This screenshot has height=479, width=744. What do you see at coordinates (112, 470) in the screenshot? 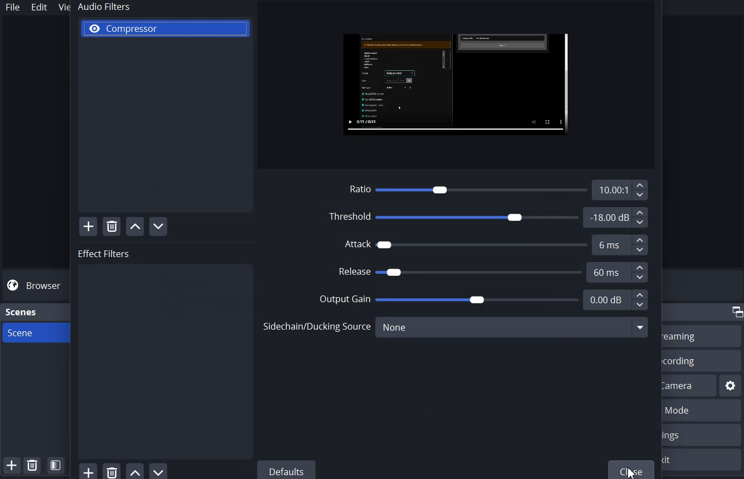
I see `Remove Filter` at bounding box center [112, 470].